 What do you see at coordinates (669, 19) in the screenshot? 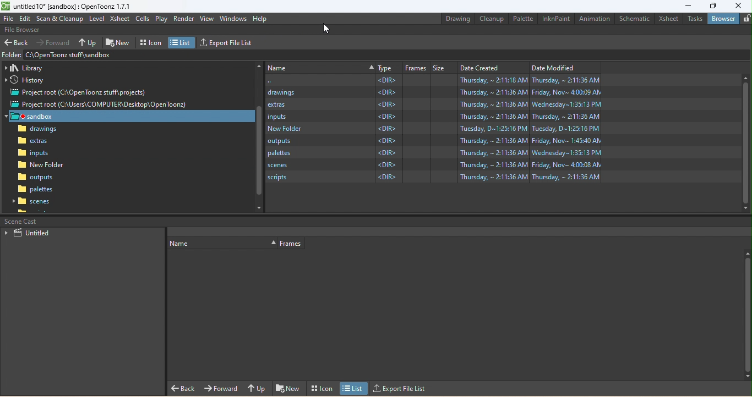
I see `Xsheet` at bounding box center [669, 19].